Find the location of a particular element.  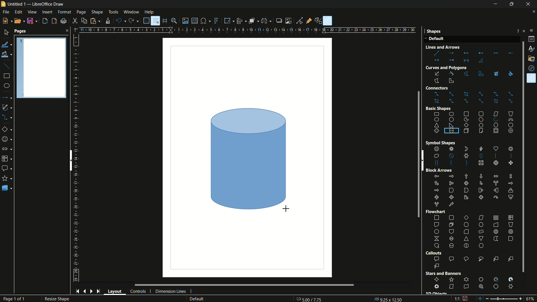

maximize or restore is located at coordinates (513, 4).